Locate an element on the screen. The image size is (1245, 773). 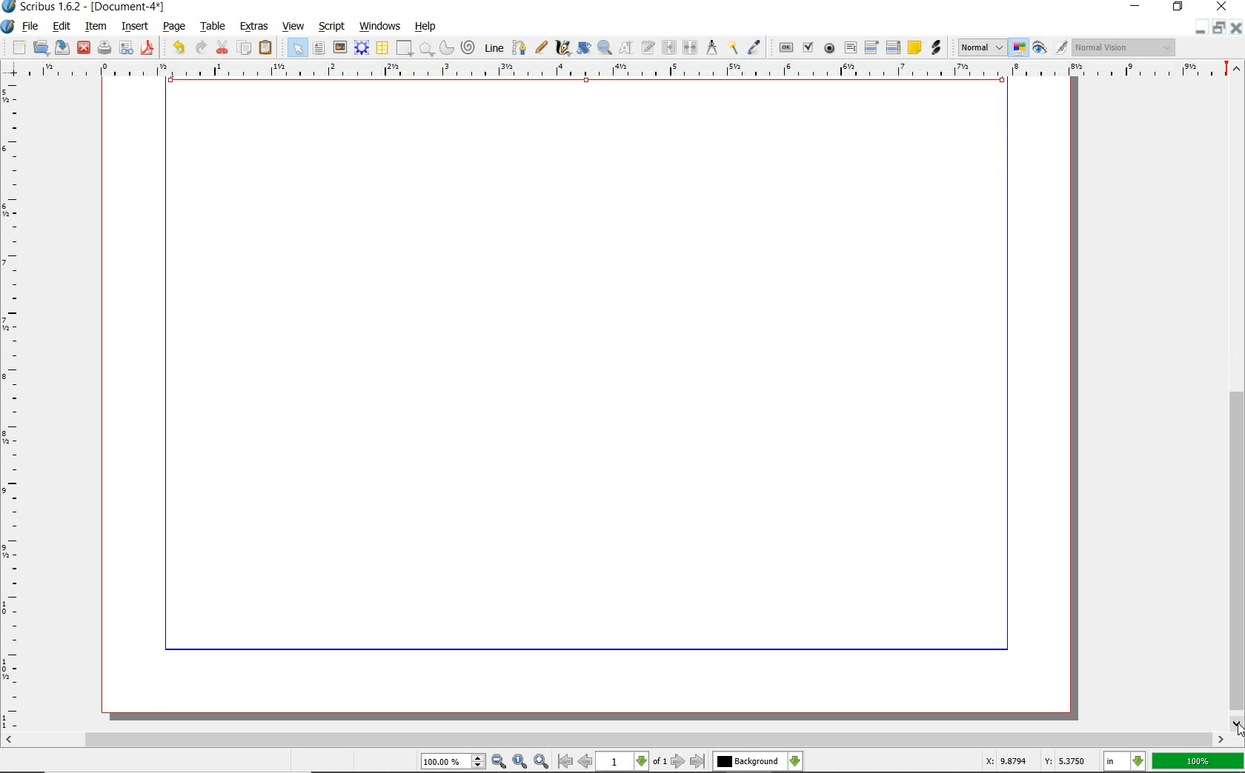
spiral is located at coordinates (469, 47).